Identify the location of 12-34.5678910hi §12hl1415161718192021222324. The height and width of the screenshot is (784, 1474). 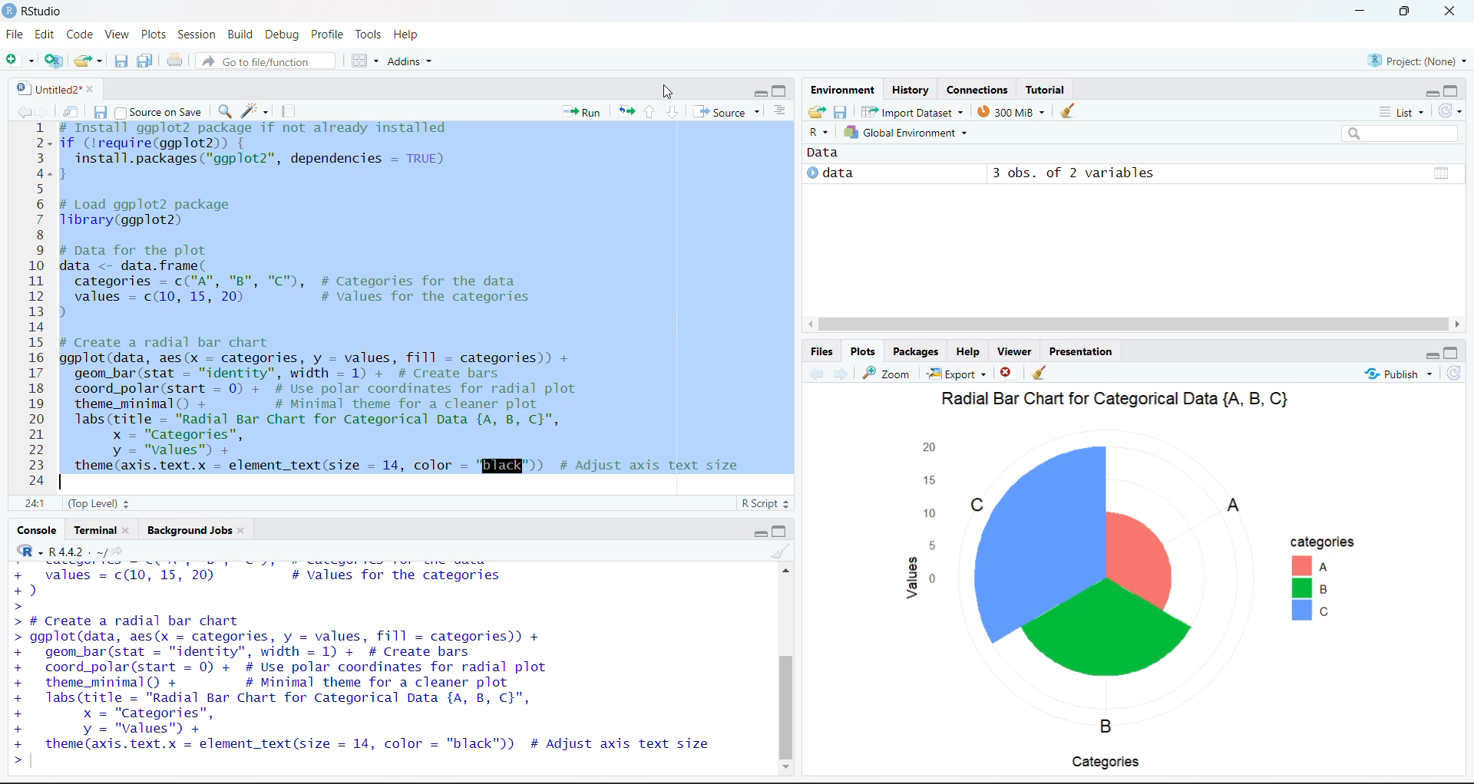
(36, 306).